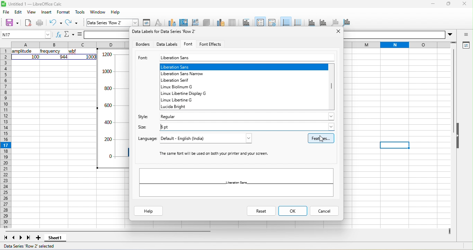  What do you see at coordinates (30, 238) in the screenshot?
I see `last sheet` at bounding box center [30, 238].